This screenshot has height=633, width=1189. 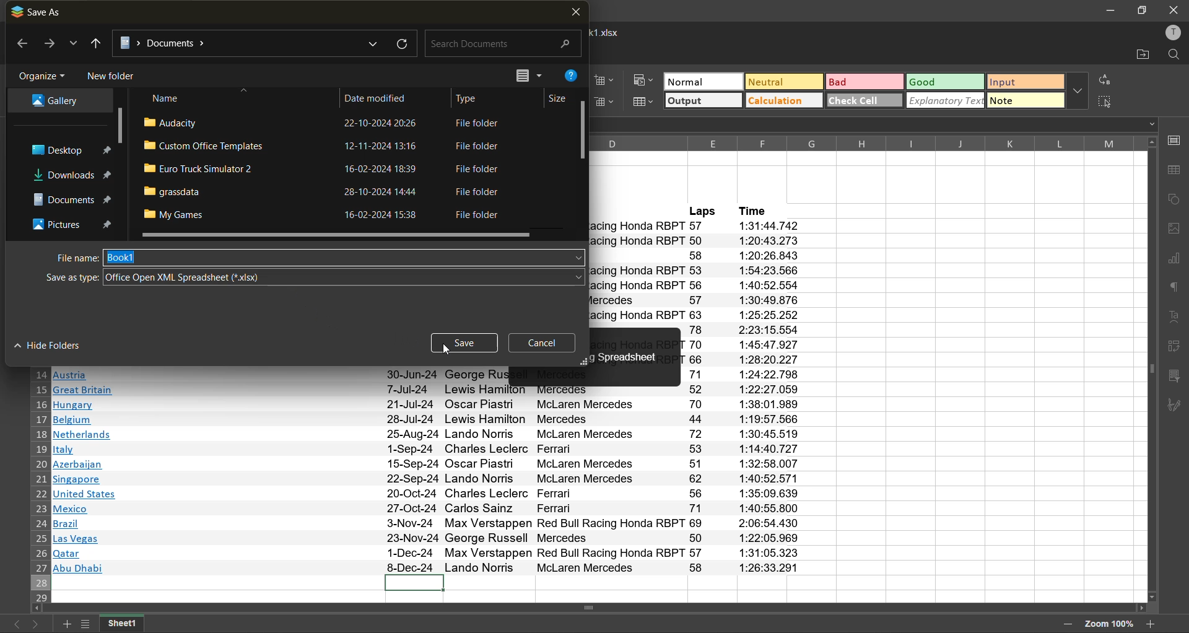 What do you see at coordinates (427, 419) in the screenshot?
I see `ill Belgium 28-Jul-24 Lewis Hamilton Mercedes 44 1:19:57.566` at bounding box center [427, 419].